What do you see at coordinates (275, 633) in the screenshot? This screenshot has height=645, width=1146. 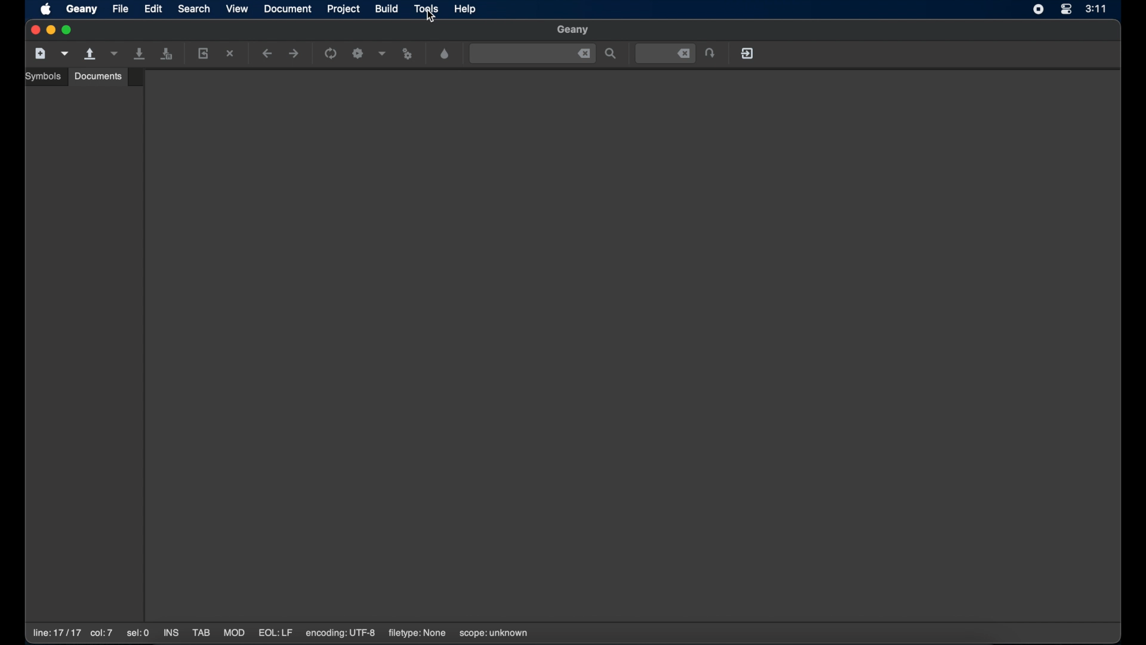 I see `EQL:LF` at bounding box center [275, 633].